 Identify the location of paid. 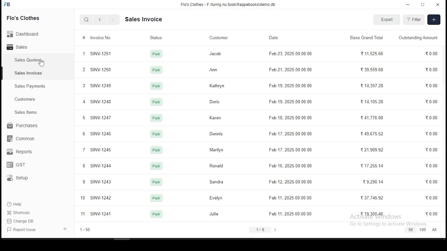
(156, 118).